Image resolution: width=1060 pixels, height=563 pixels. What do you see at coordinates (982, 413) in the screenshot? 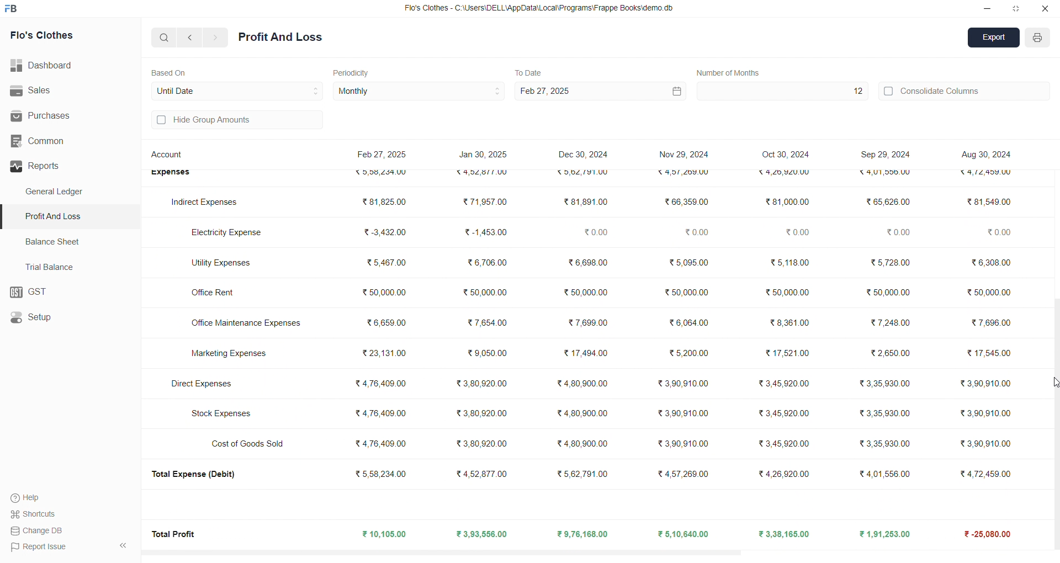
I see `₹3,90,910.00` at bounding box center [982, 413].